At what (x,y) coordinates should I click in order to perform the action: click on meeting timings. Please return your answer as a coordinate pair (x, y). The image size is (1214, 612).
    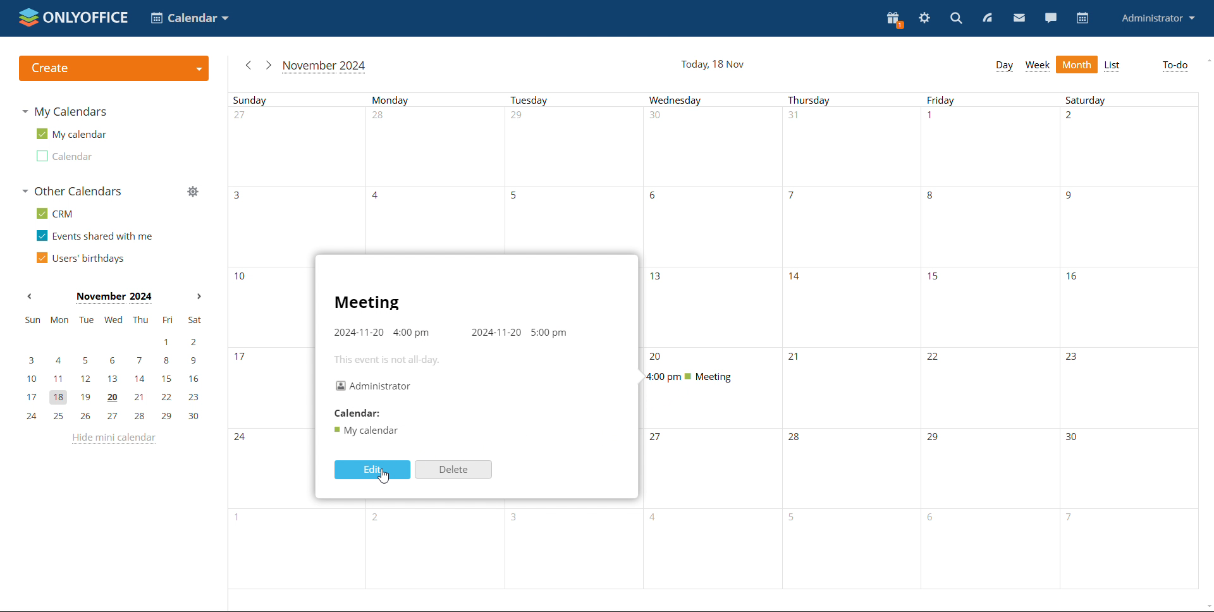
    Looking at the image, I should click on (451, 333).